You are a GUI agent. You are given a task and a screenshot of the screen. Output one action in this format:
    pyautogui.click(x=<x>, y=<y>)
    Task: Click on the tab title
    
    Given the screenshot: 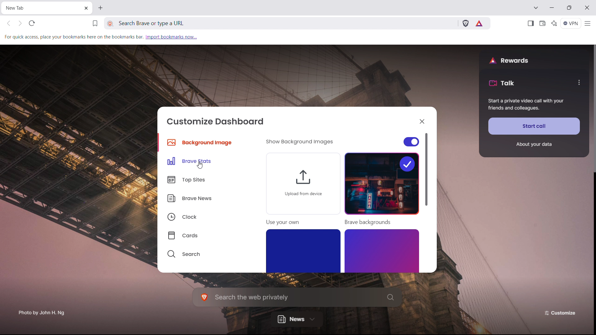 What is the action you would take?
    pyautogui.click(x=19, y=8)
    